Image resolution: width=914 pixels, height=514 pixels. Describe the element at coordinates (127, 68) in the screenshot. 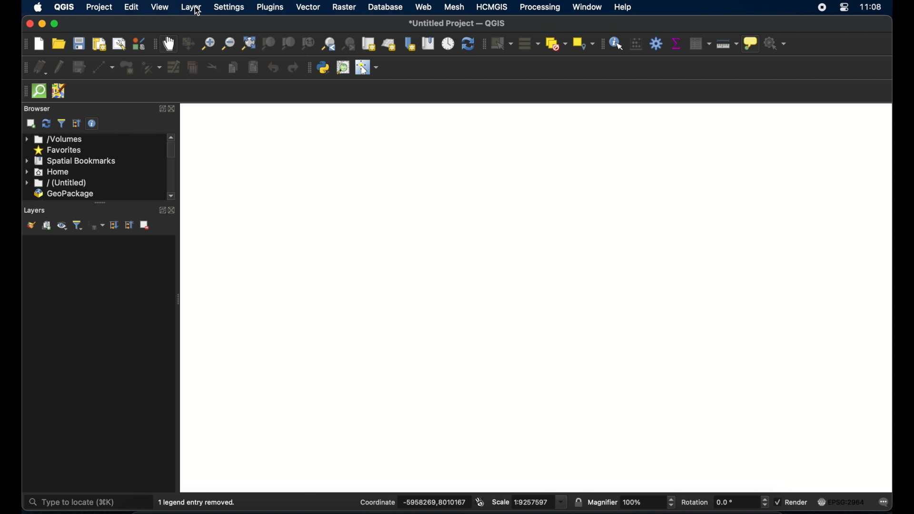

I see `add polygon feature` at that location.